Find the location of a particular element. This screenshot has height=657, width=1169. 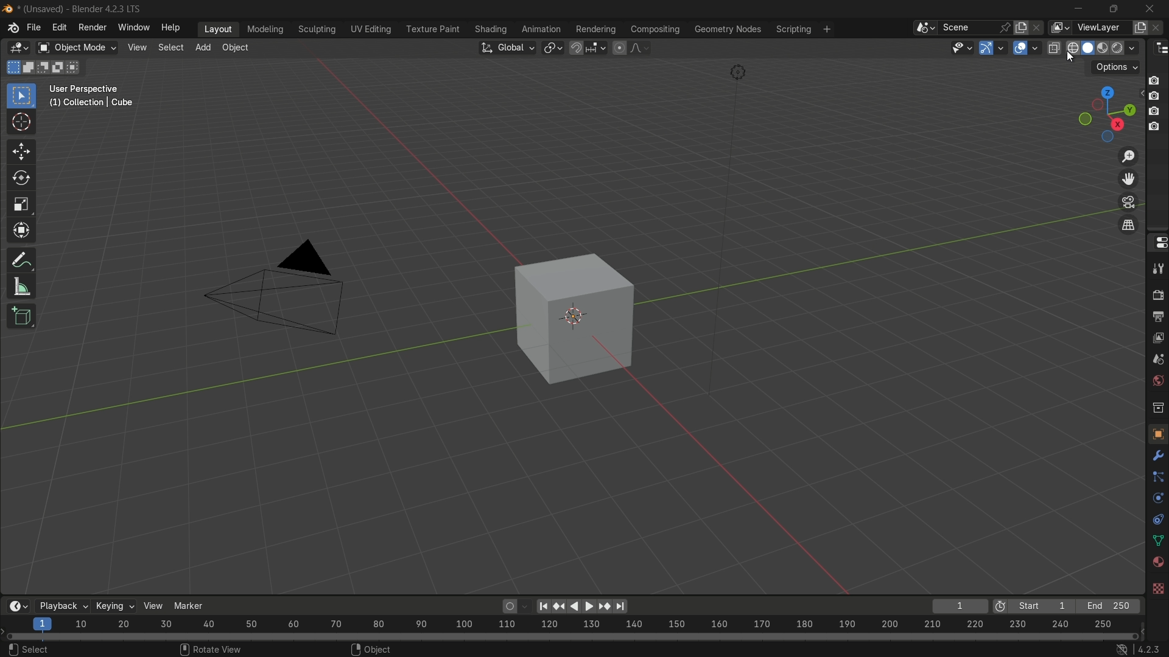

switch current view is located at coordinates (1129, 224).